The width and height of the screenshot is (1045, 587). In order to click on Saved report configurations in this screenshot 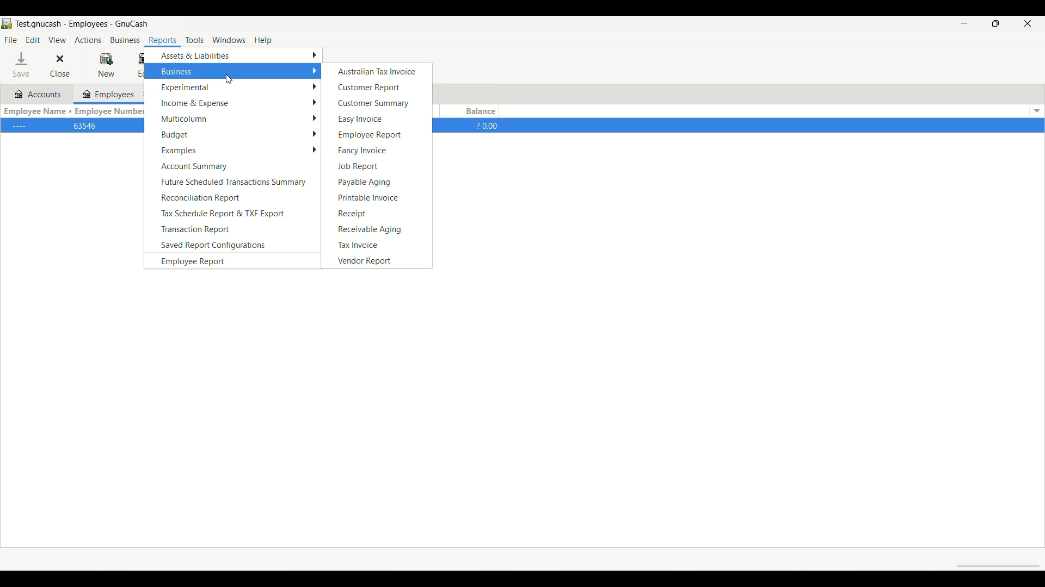, I will do `click(232, 245)`.